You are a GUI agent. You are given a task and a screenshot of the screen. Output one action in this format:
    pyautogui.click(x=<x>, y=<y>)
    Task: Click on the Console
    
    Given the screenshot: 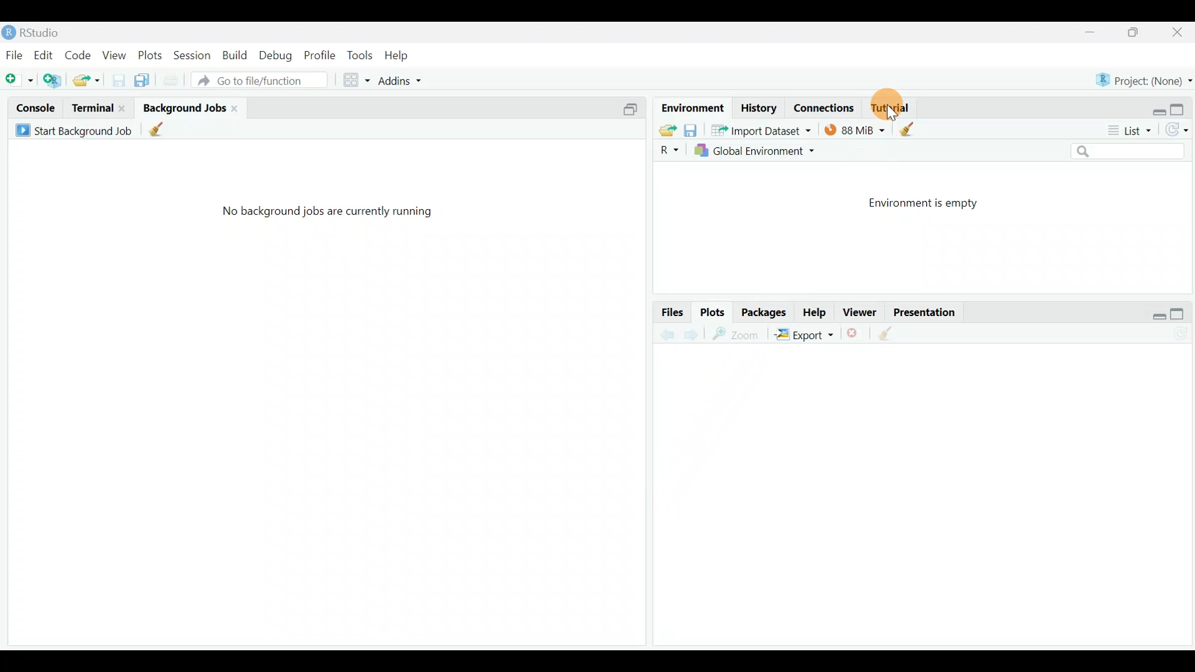 What is the action you would take?
    pyautogui.click(x=37, y=108)
    